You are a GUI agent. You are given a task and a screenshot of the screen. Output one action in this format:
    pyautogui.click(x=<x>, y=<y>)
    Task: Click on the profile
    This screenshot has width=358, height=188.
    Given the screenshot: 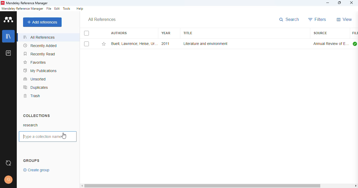 What is the action you would take?
    pyautogui.click(x=8, y=180)
    